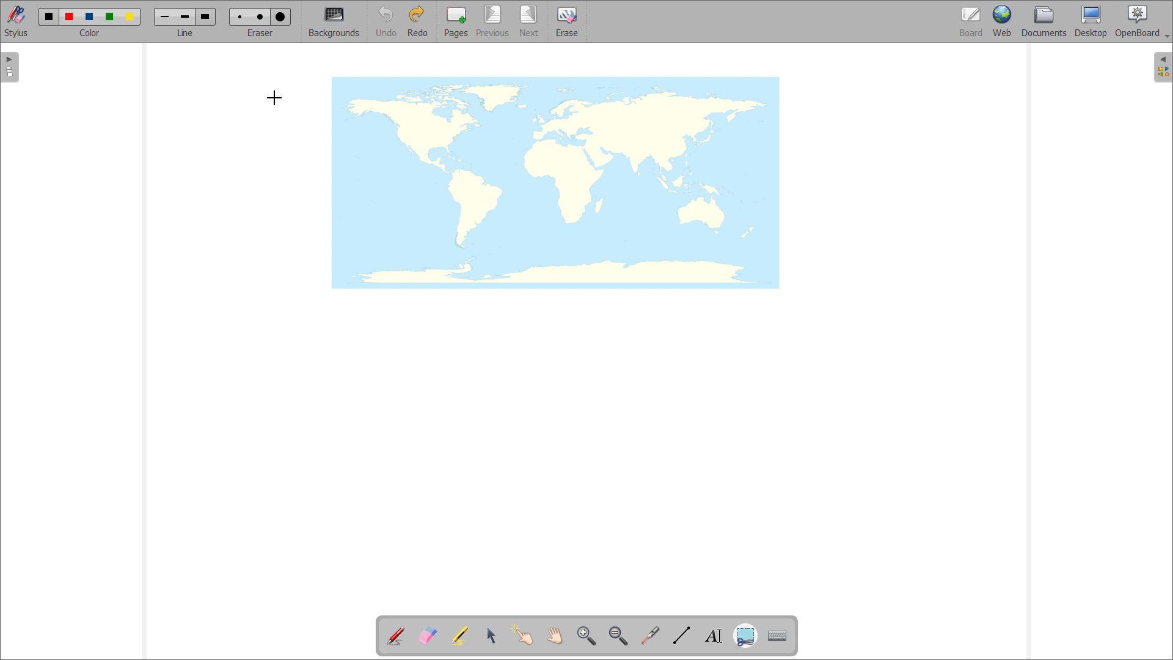  I want to click on erase annotations, so click(427, 635).